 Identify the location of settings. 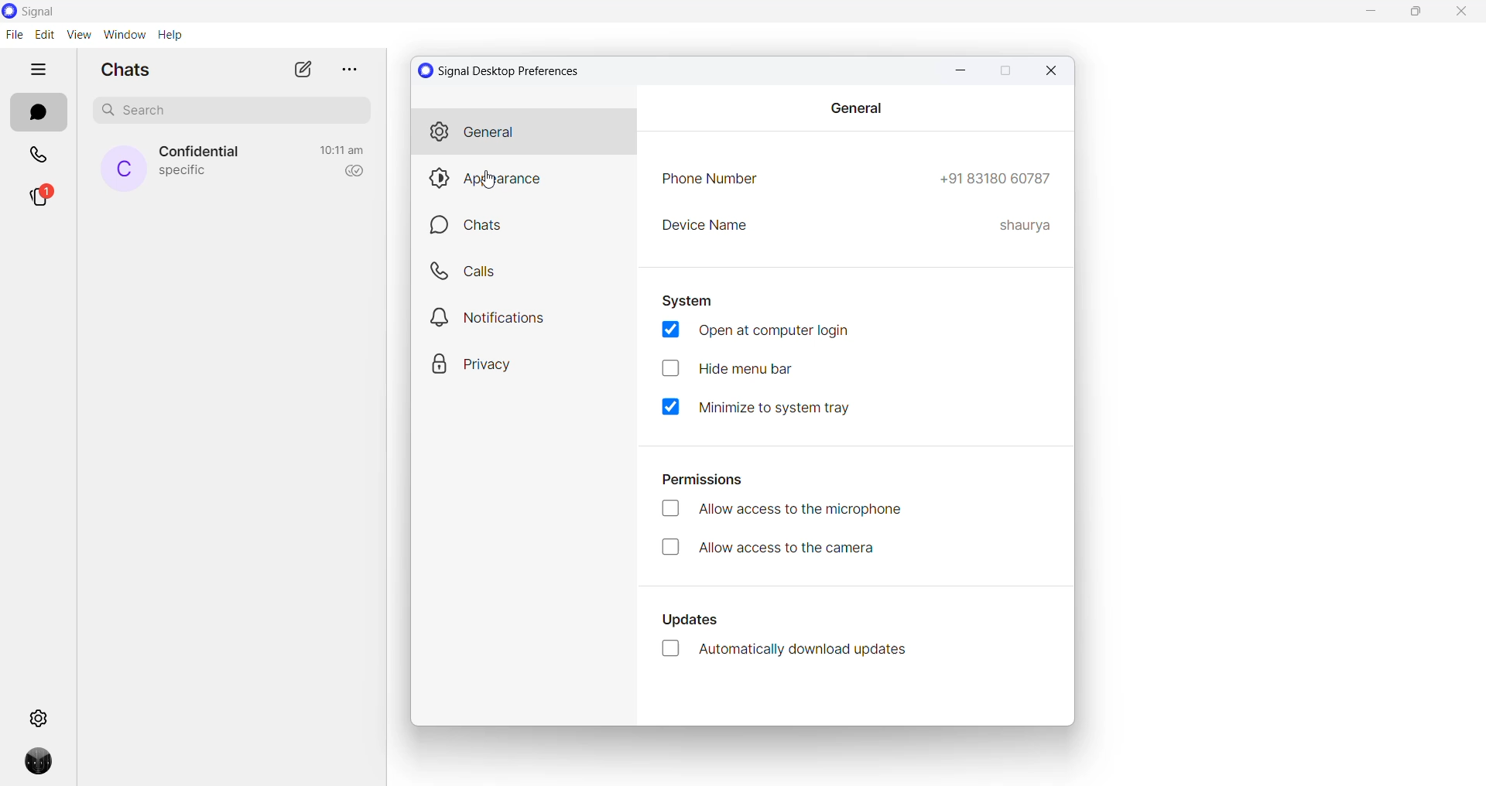
(41, 716).